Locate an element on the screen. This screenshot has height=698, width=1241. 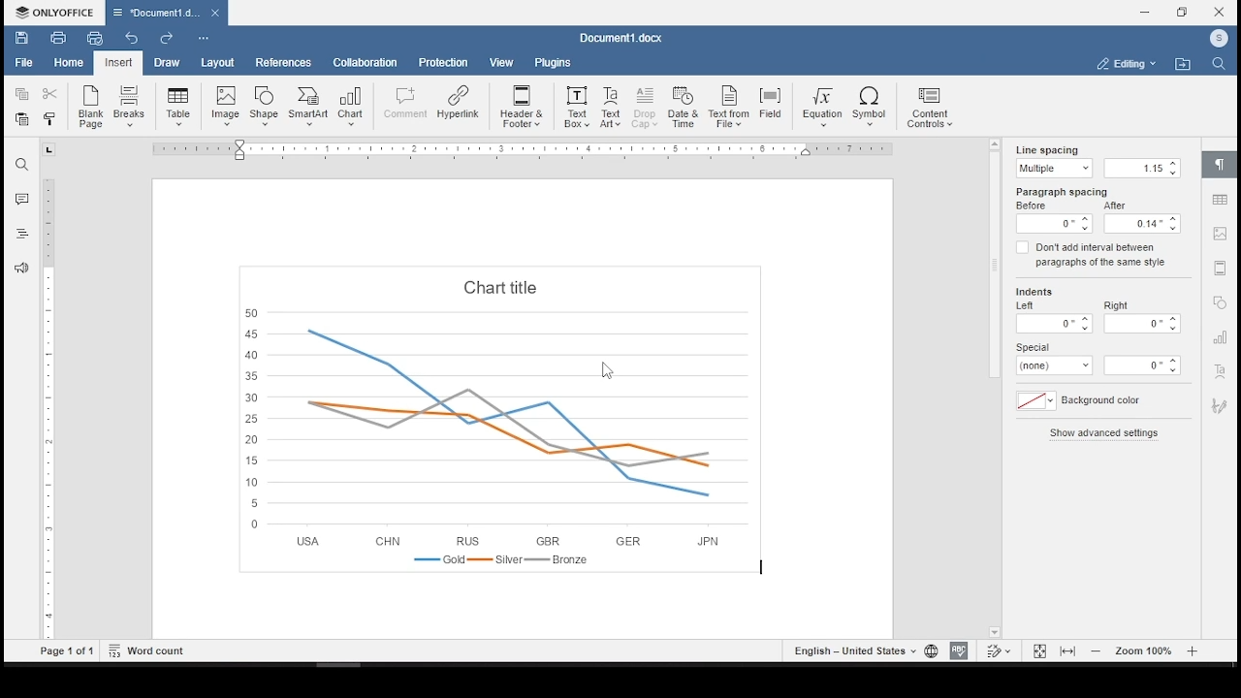
fit to width is located at coordinates (1070, 650).